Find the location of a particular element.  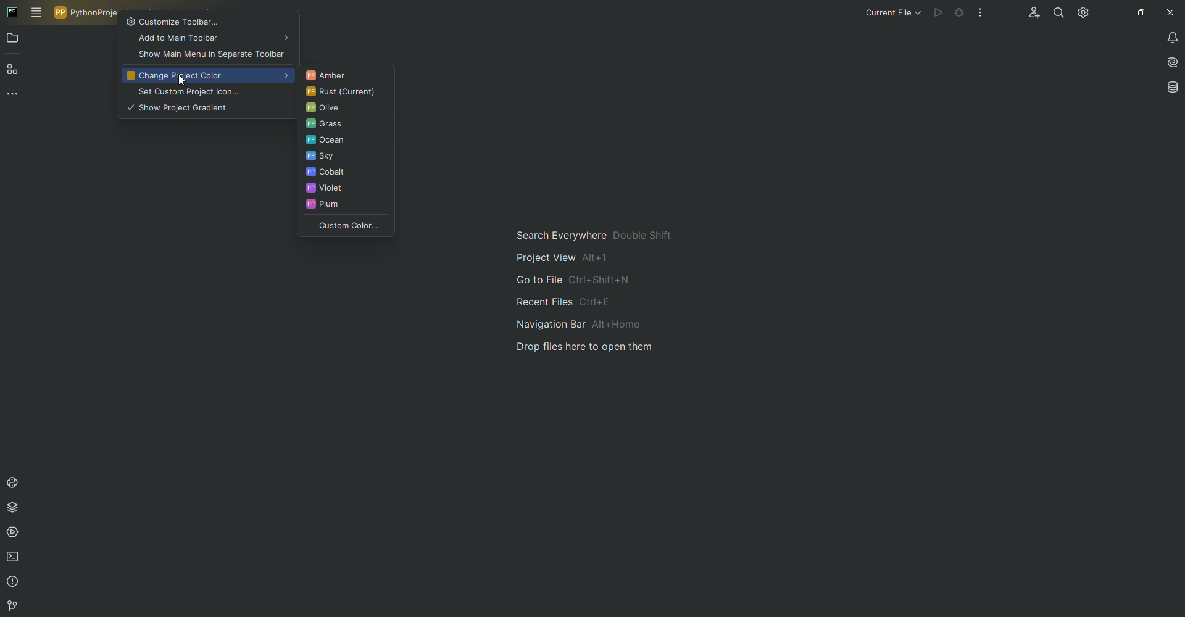

Show Project Gradient is located at coordinates (206, 109).